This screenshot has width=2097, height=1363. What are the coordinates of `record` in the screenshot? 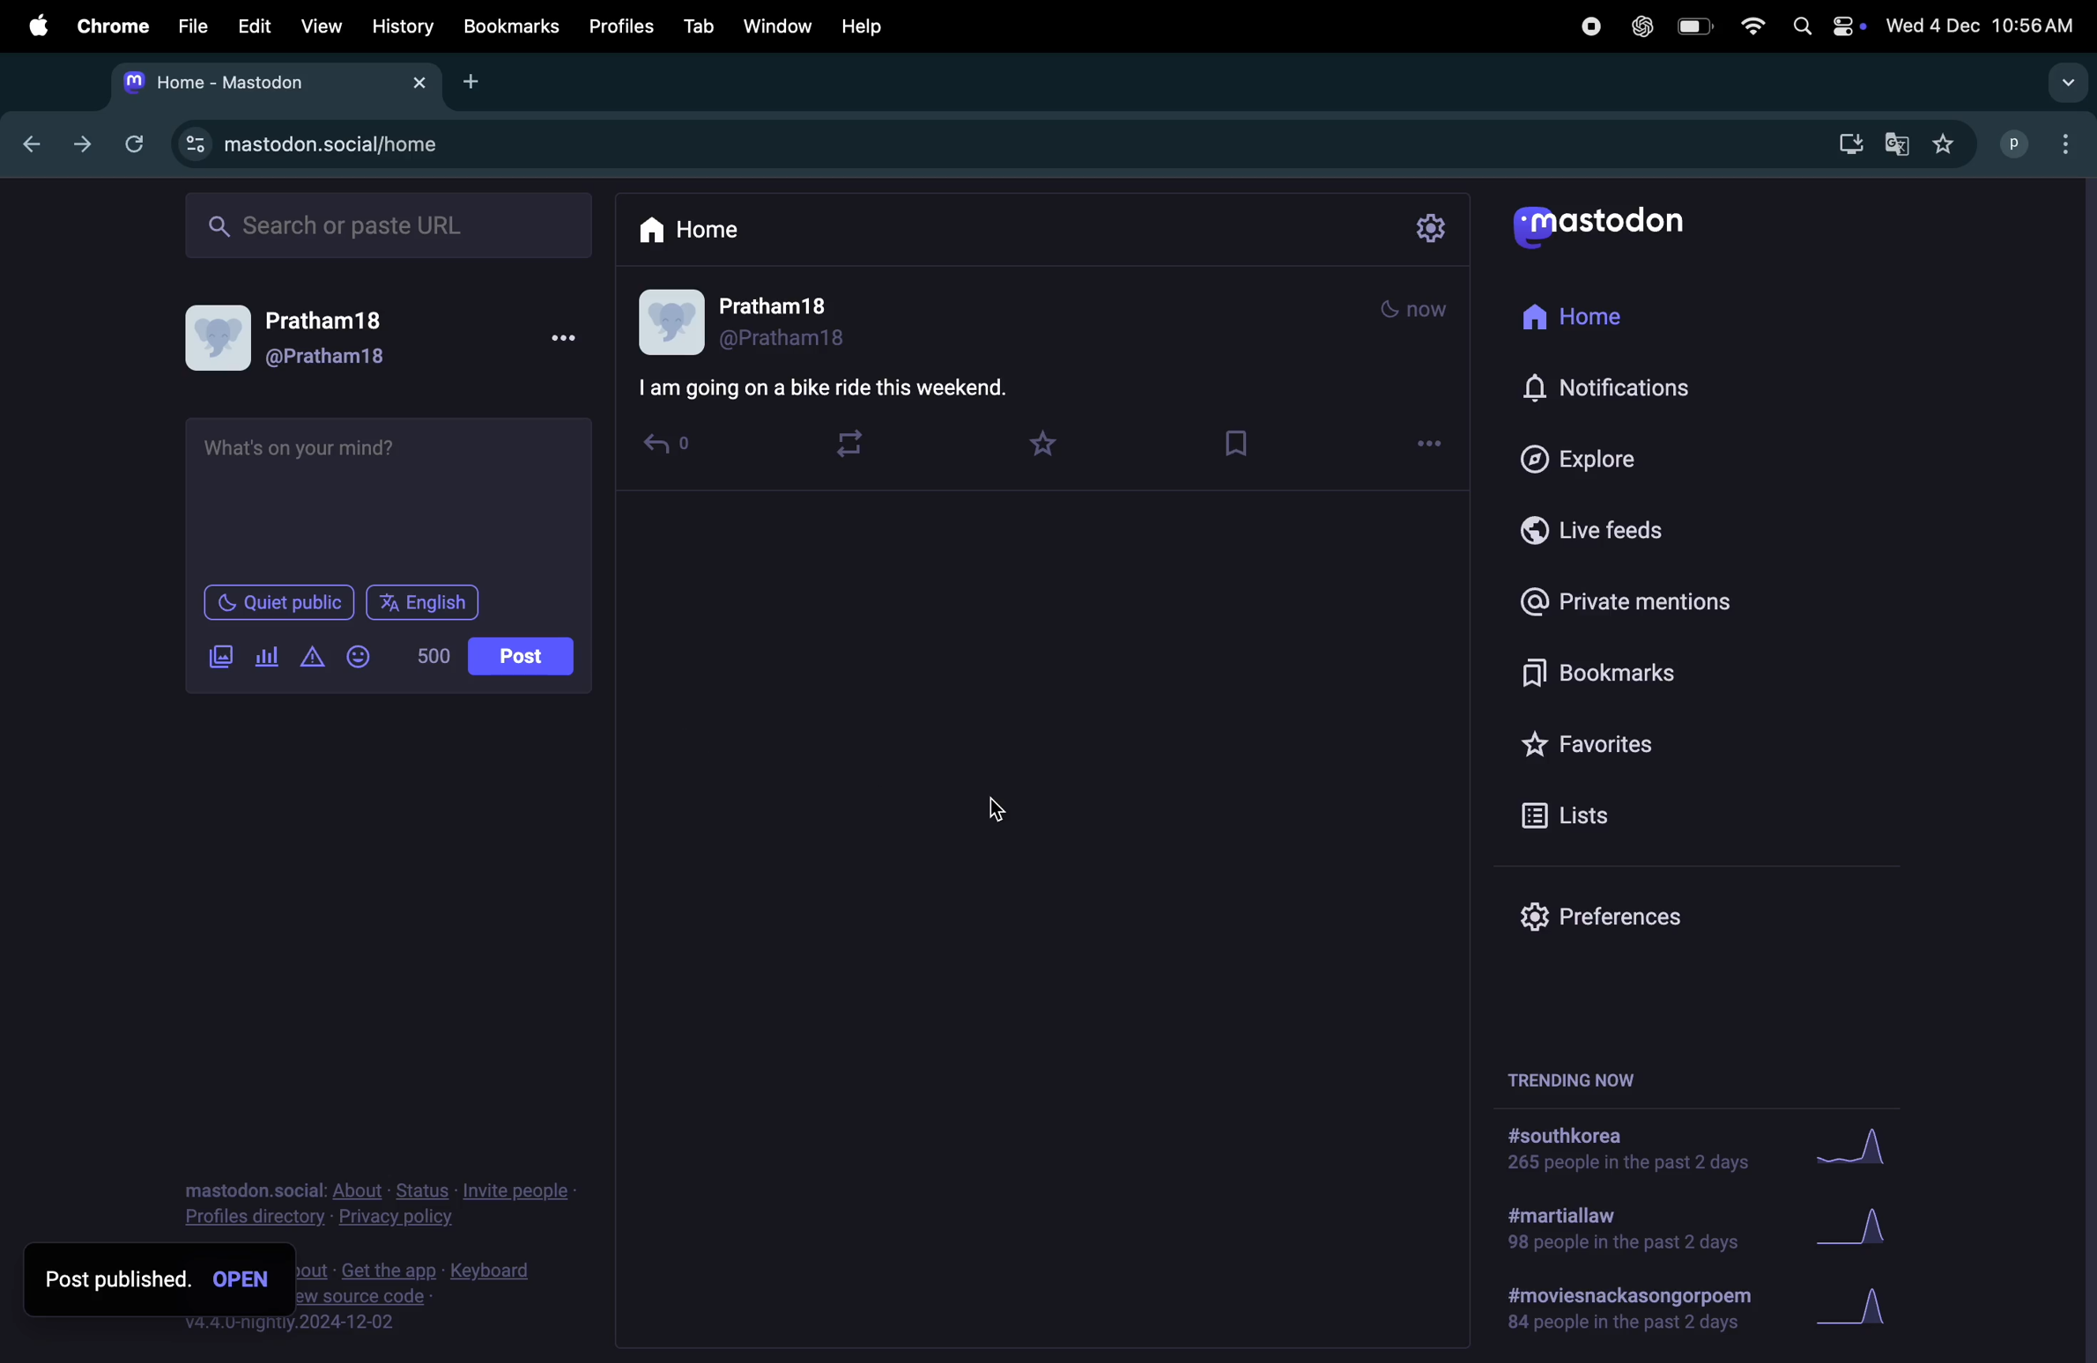 It's located at (1585, 26).